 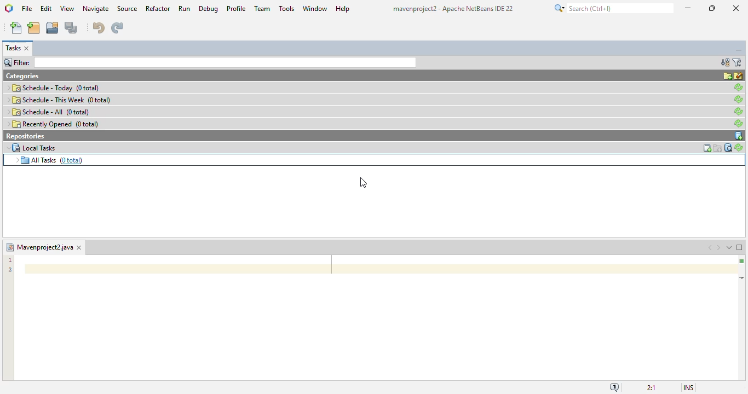 What do you see at coordinates (127, 9) in the screenshot?
I see `source` at bounding box center [127, 9].